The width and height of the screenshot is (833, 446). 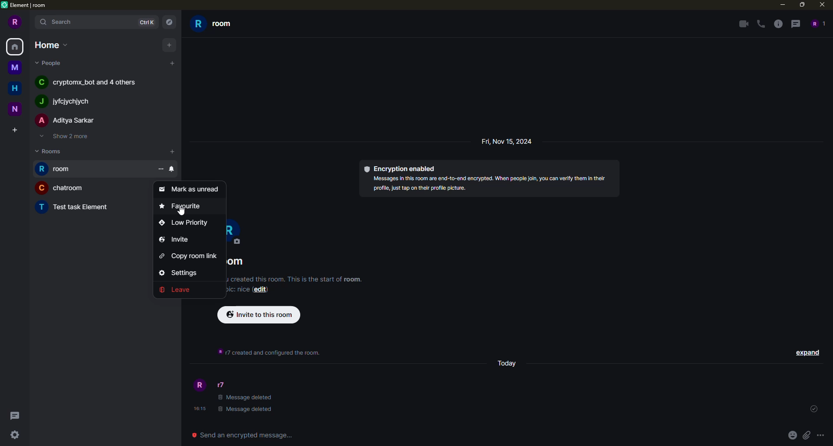 I want to click on add, so click(x=169, y=44).